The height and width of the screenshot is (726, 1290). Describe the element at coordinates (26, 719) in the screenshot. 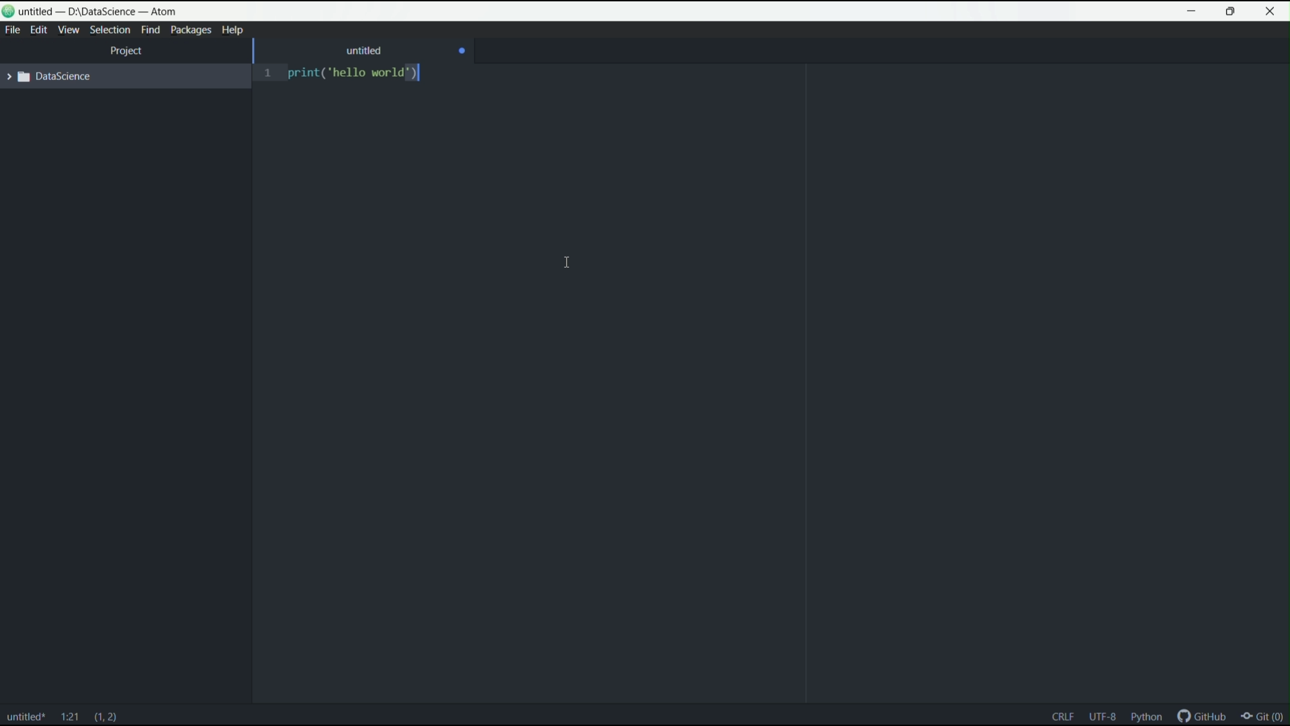

I see `file name` at that location.